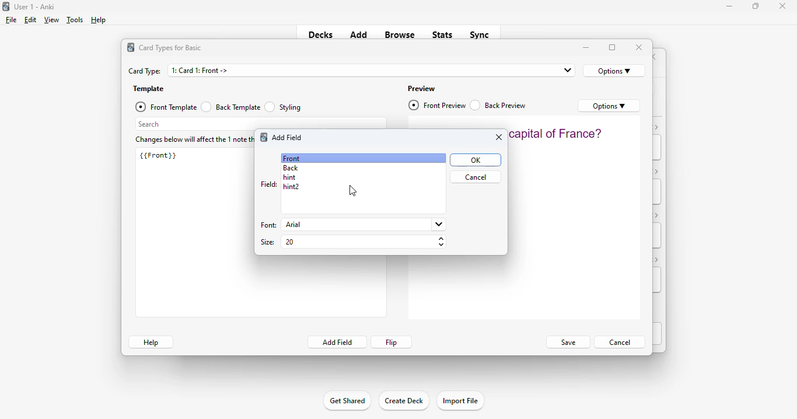 The width and height of the screenshot is (797, 419). I want to click on view, so click(51, 19).